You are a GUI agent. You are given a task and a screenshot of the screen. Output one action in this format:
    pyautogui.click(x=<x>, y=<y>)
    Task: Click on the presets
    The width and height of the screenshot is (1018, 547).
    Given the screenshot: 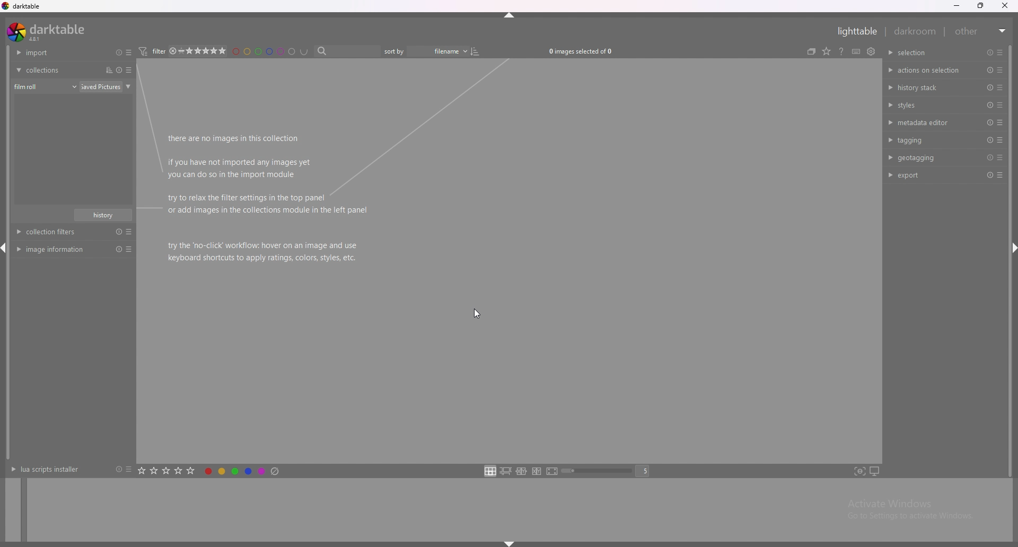 What is the action you would take?
    pyautogui.click(x=1000, y=122)
    